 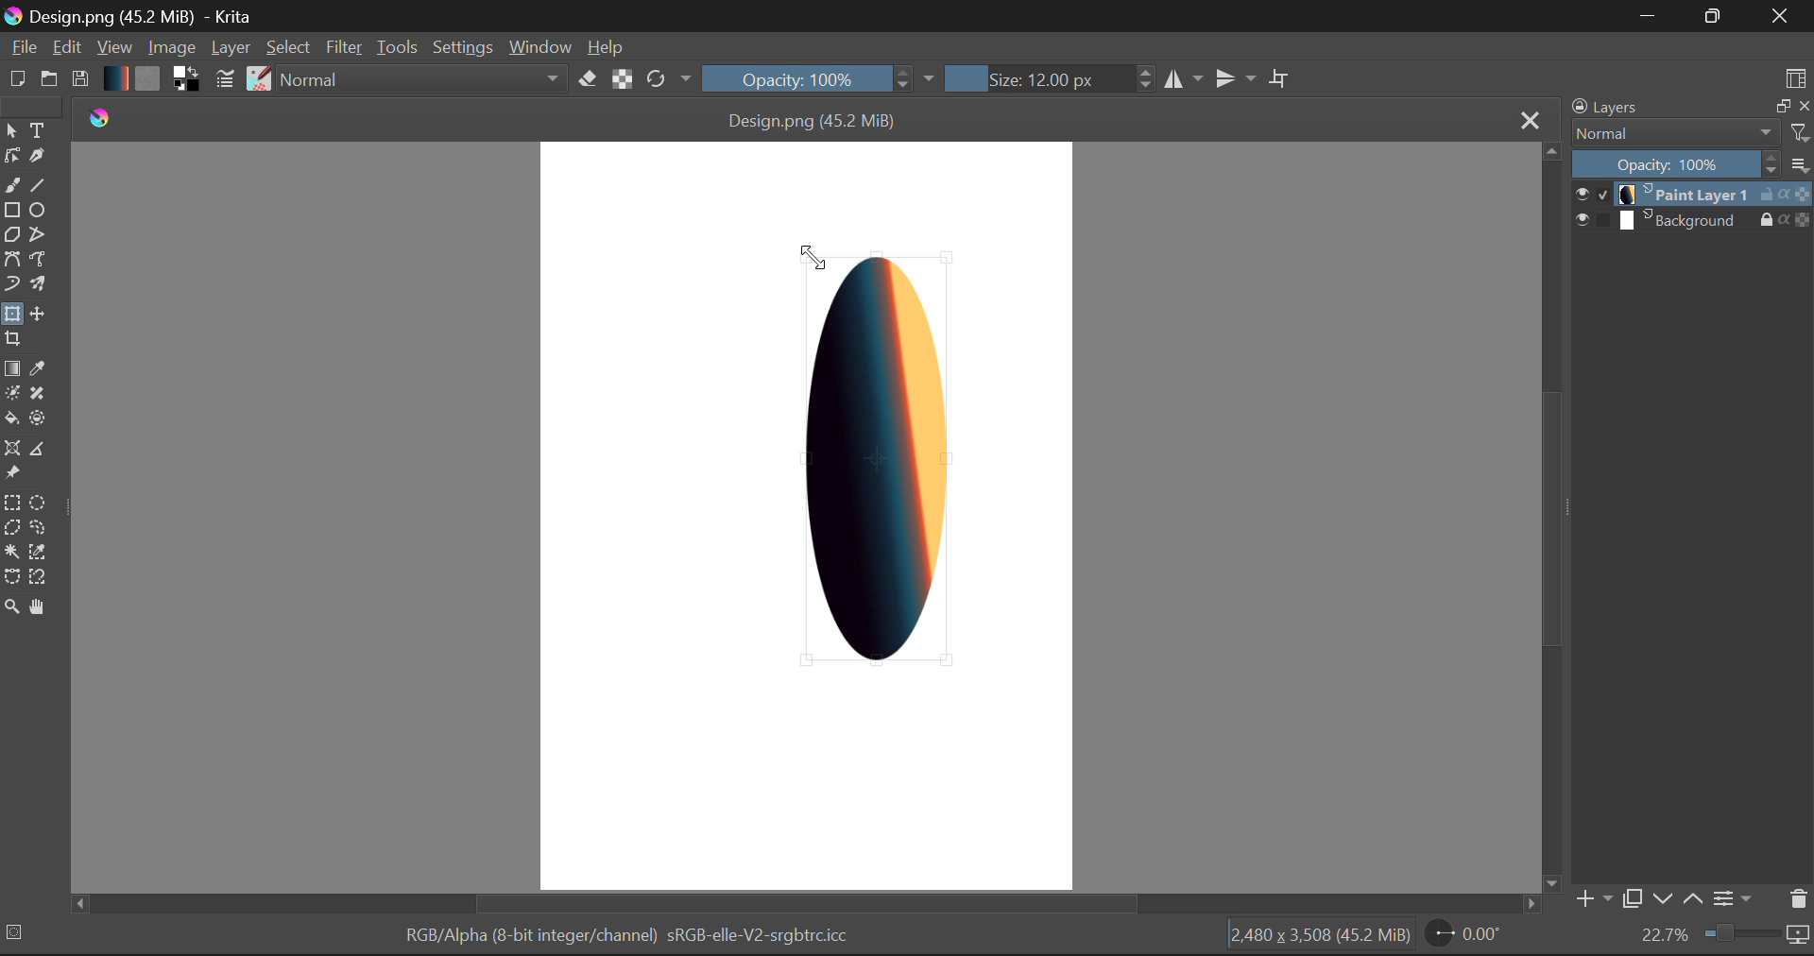 I want to click on Circular Selection, so click(x=36, y=502).